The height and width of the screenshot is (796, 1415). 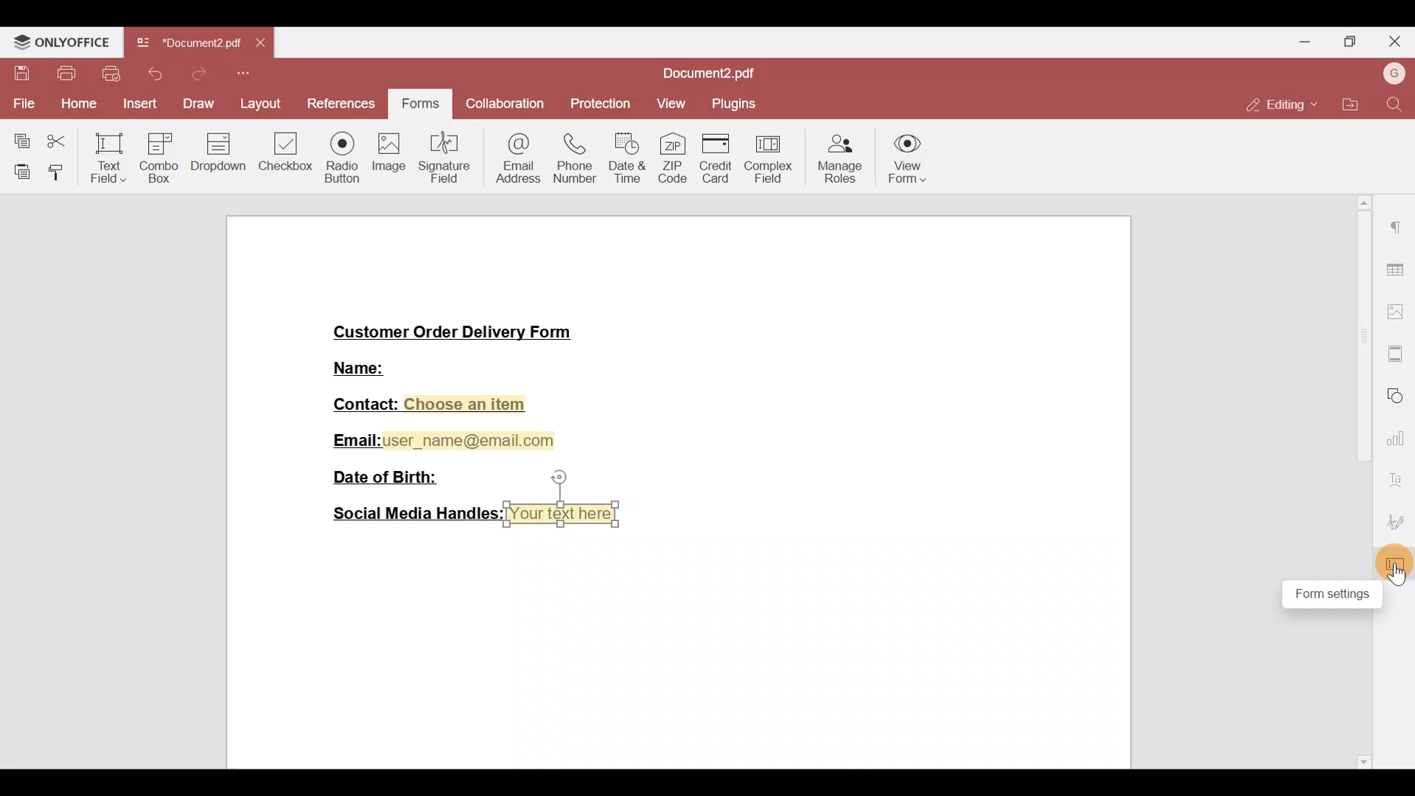 I want to click on Undo, so click(x=158, y=74).